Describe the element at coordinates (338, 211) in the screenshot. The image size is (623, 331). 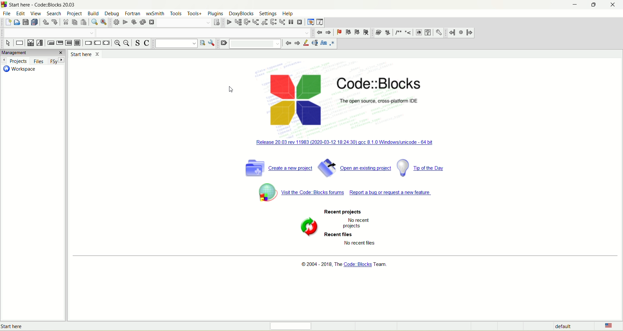
I see `recent projects` at that location.